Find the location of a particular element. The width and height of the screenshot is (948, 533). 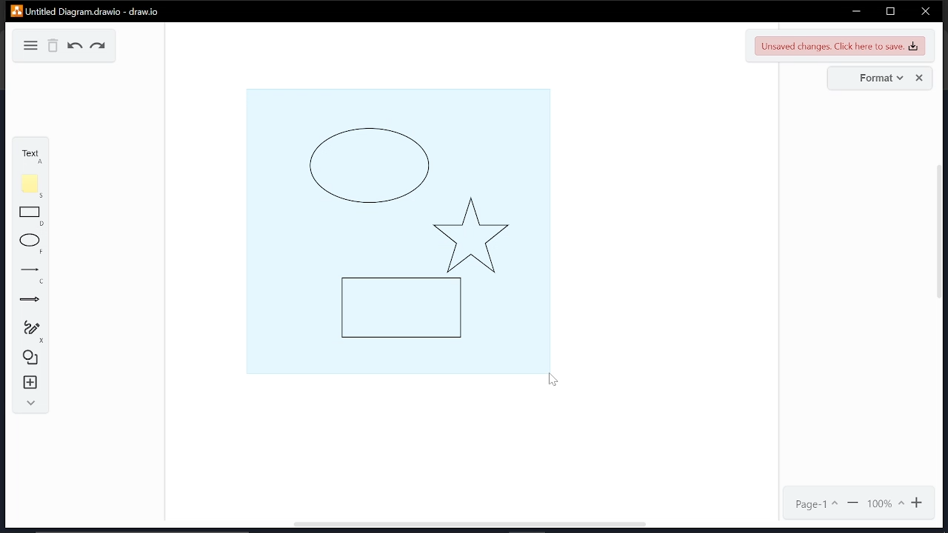

selected diagrams is located at coordinates (395, 229).